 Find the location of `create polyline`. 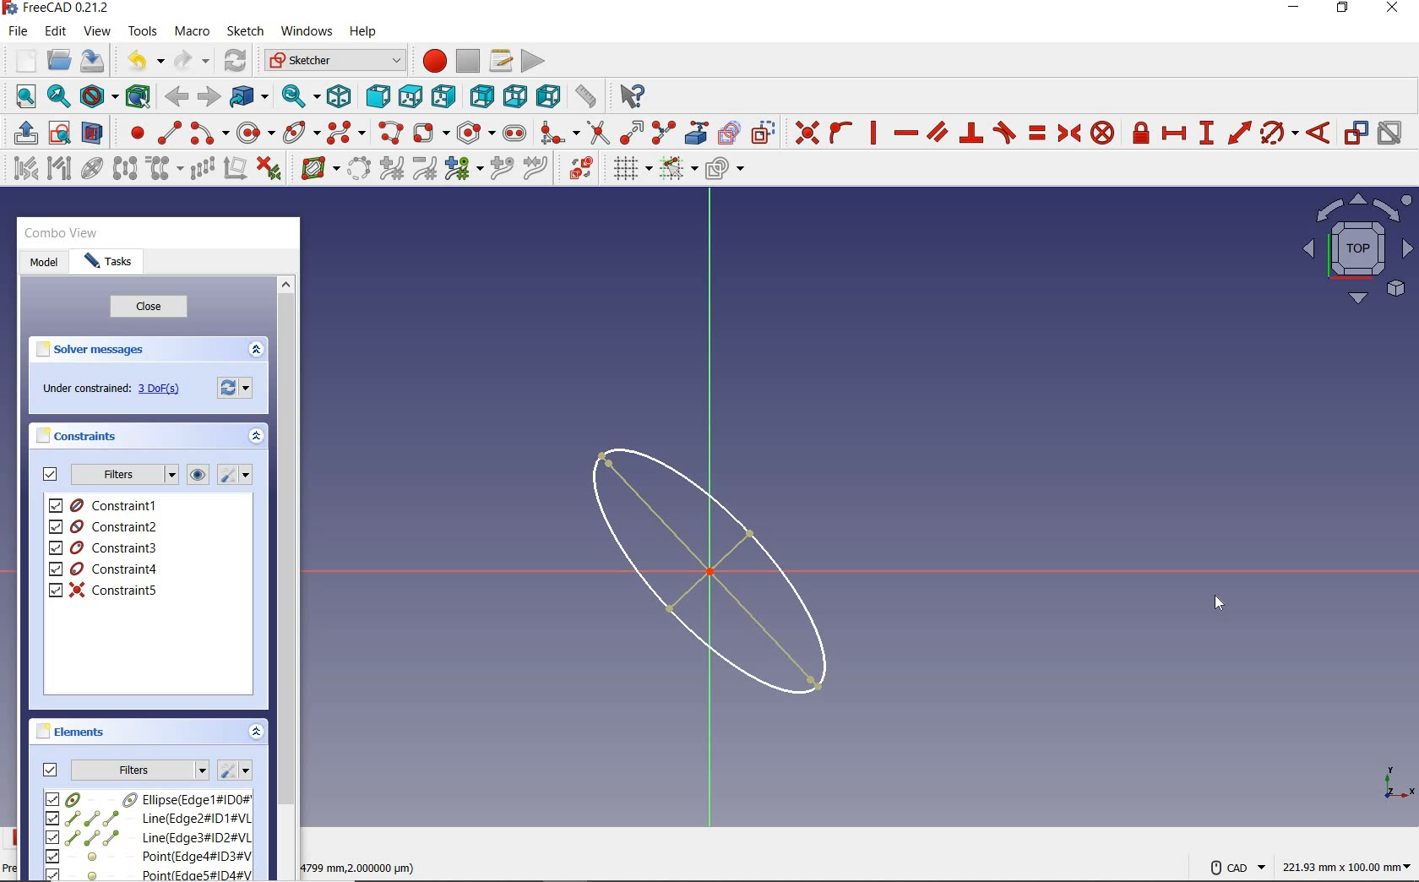

create polyline is located at coordinates (389, 133).